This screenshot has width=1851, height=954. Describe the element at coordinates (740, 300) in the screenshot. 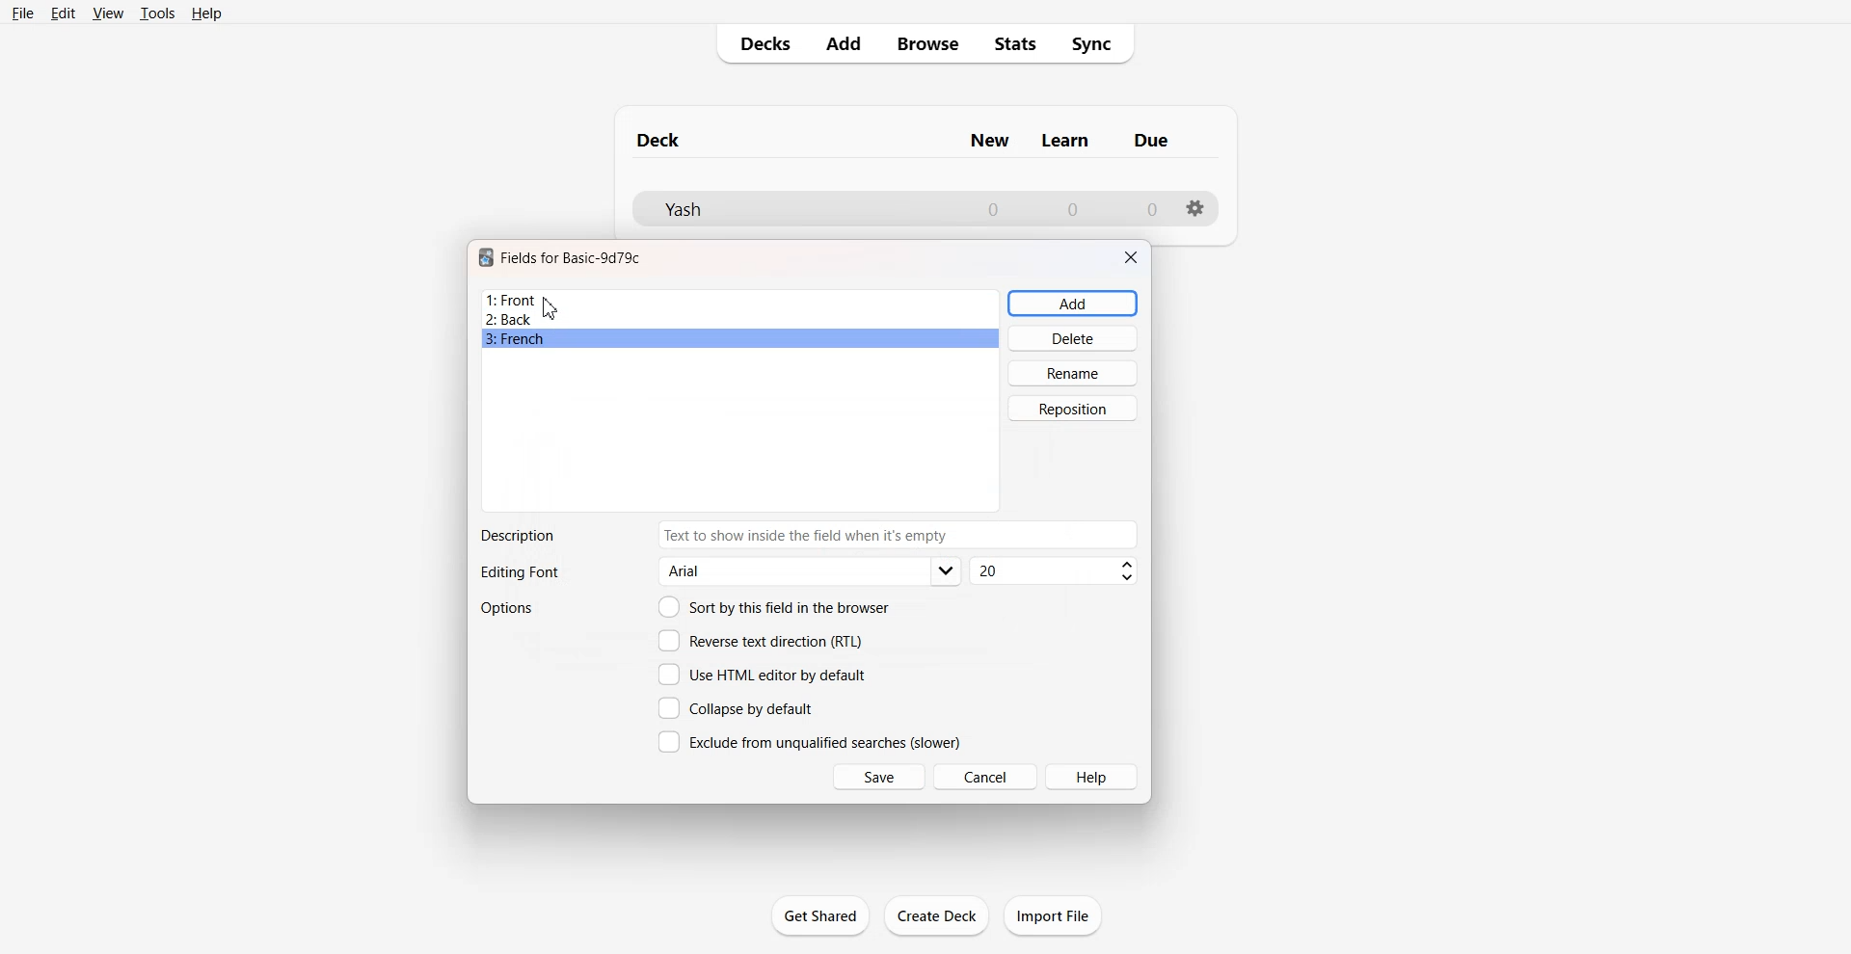

I see `Front` at that location.